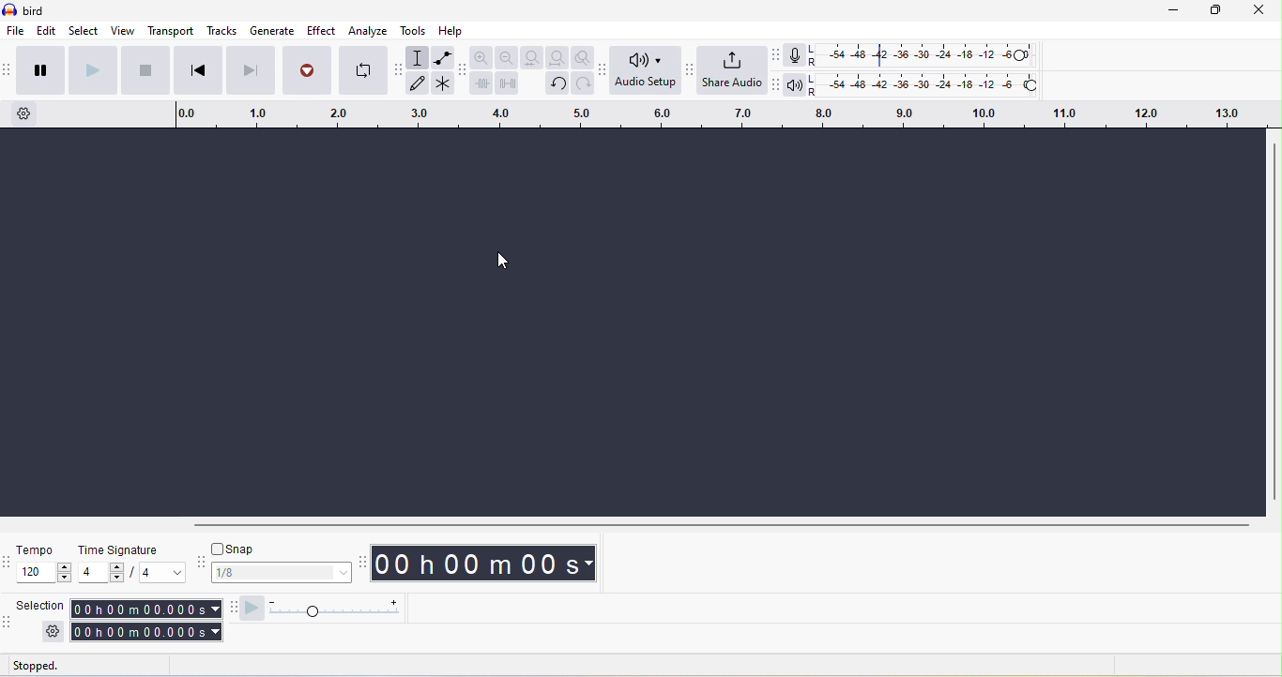  I want to click on cursor, so click(506, 260).